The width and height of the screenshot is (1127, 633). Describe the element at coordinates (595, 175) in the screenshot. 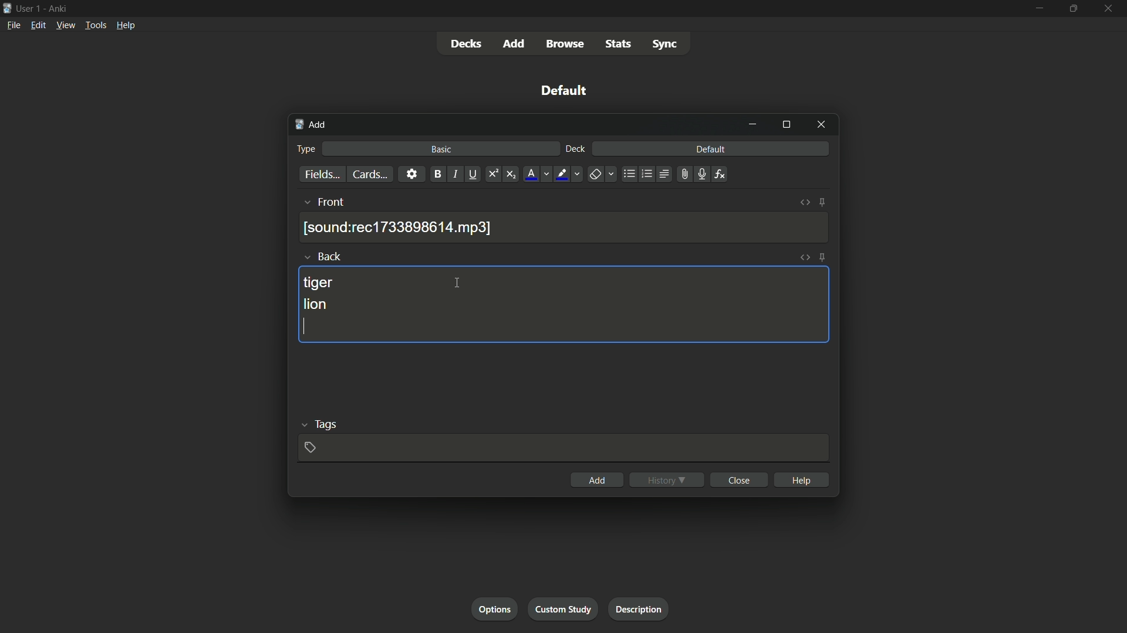

I see `remove  formatting` at that location.